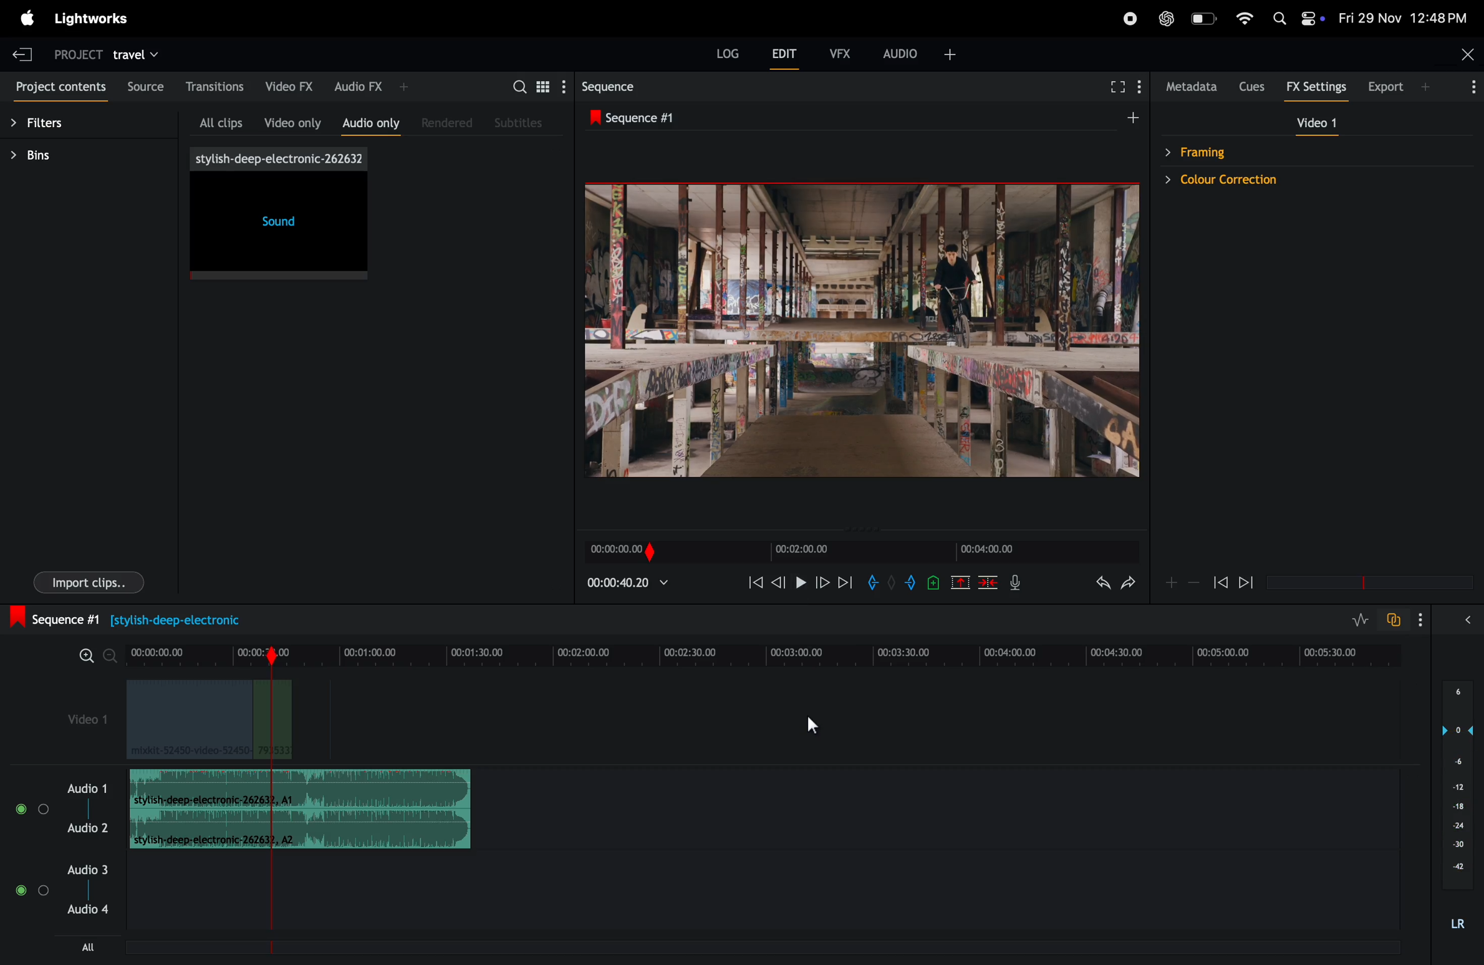  I want to click on mic, so click(1021, 585).